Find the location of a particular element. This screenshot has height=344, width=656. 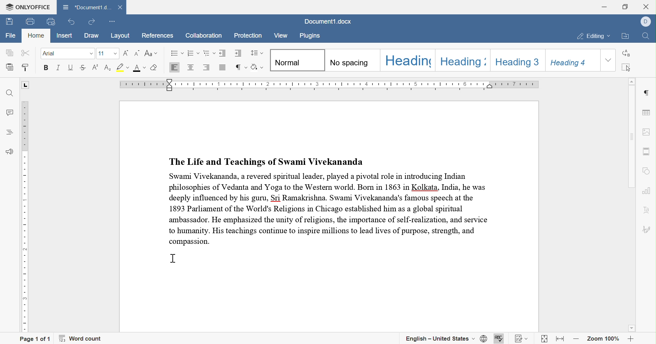

feedback and support is located at coordinates (10, 152).